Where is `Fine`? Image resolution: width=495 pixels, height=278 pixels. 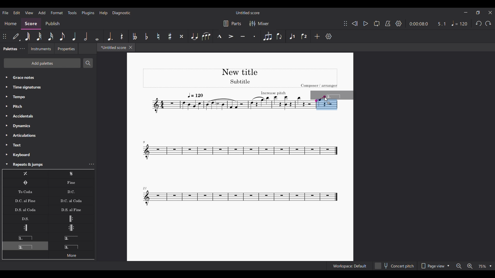
Fine is located at coordinates (71, 183).